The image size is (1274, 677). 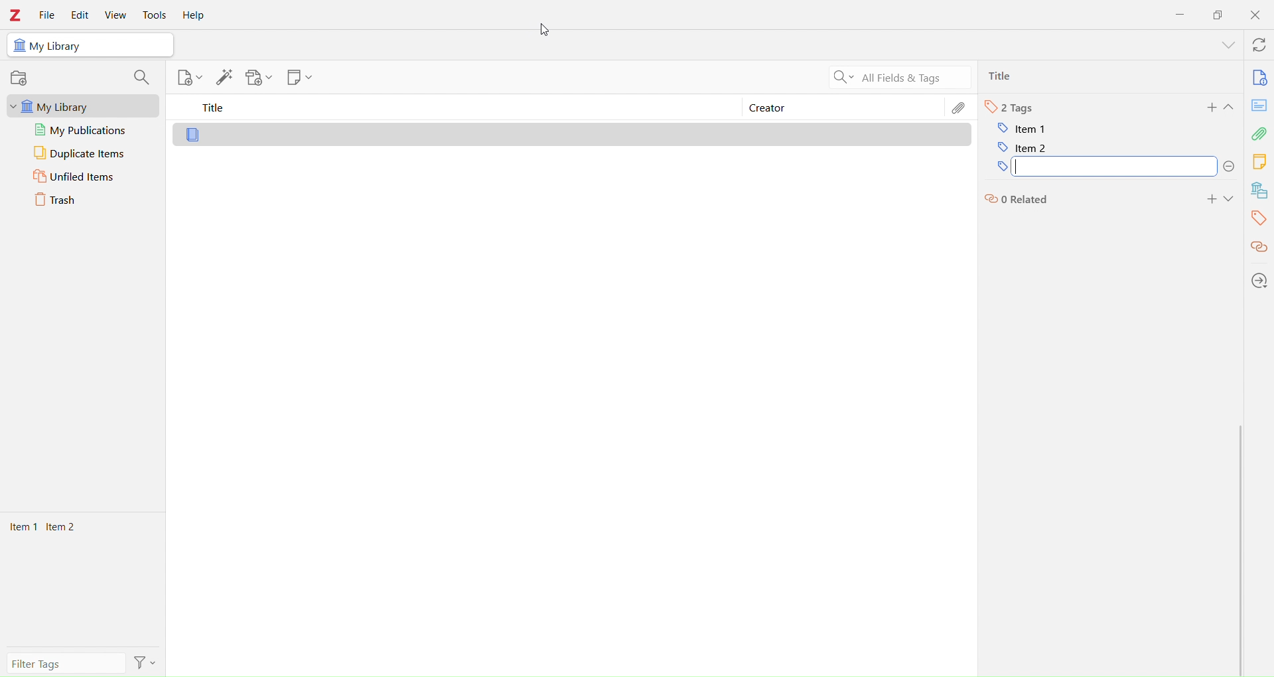 What do you see at coordinates (1034, 143) in the screenshot?
I see `item 2` at bounding box center [1034, 143].